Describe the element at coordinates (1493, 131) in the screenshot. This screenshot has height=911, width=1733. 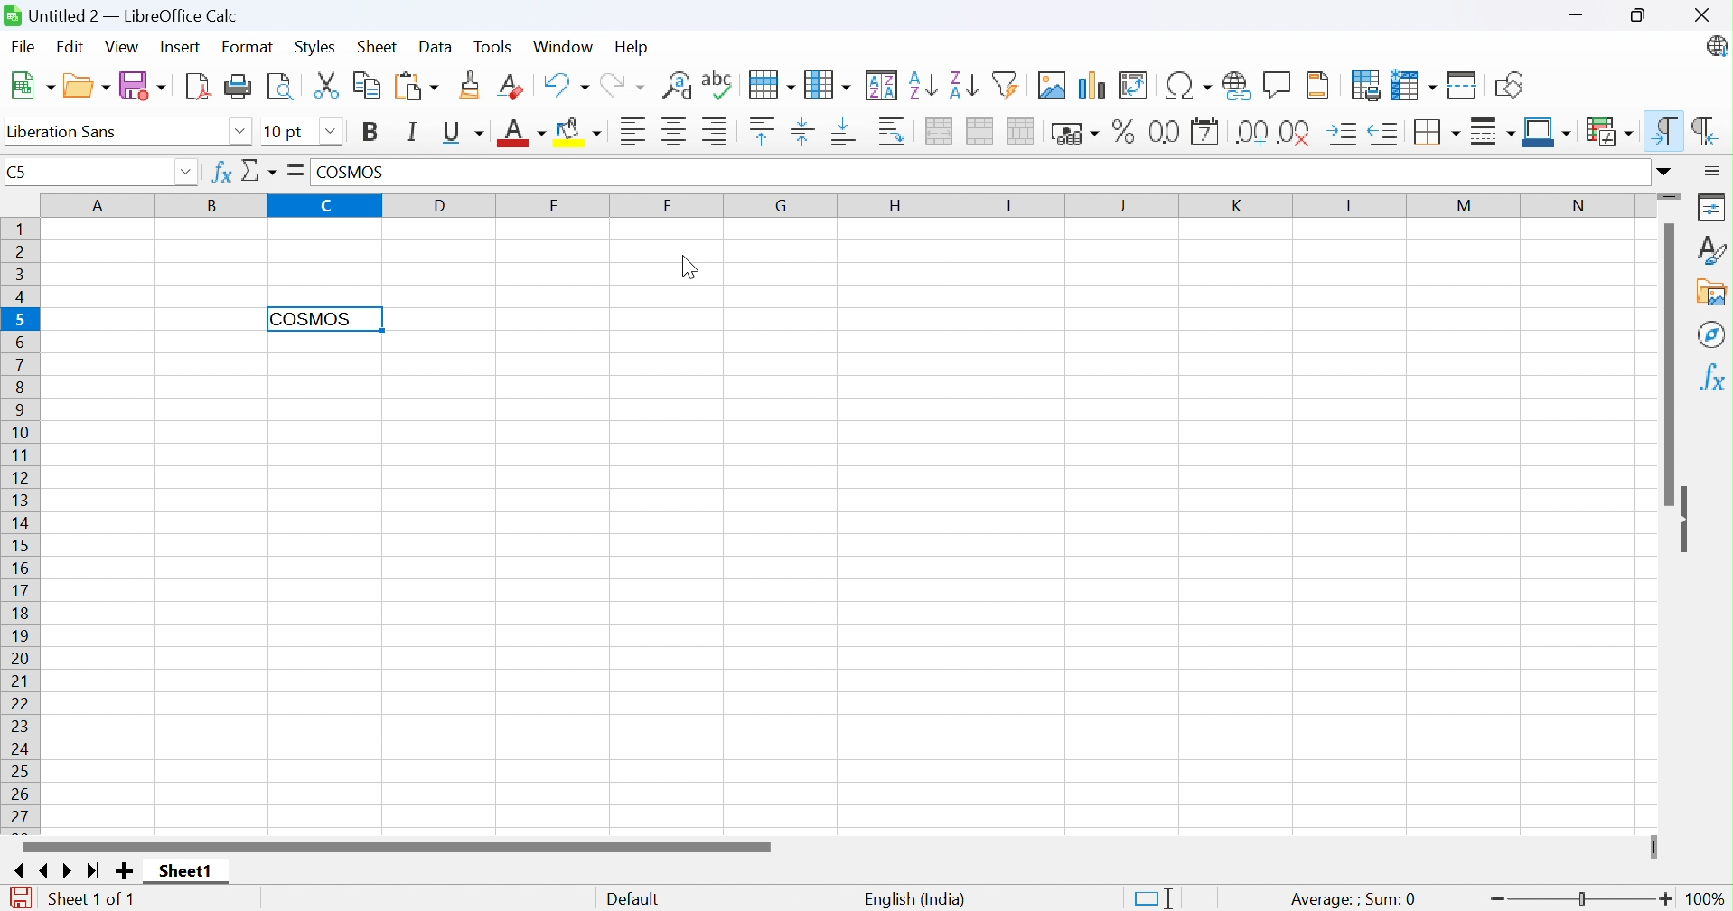
I see `Border style` at that location.